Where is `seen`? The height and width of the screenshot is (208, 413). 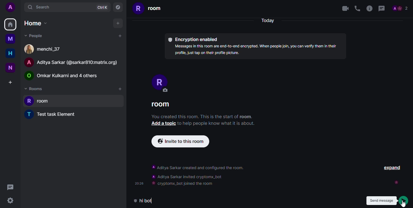 seen is located at coordinates (396, 182).